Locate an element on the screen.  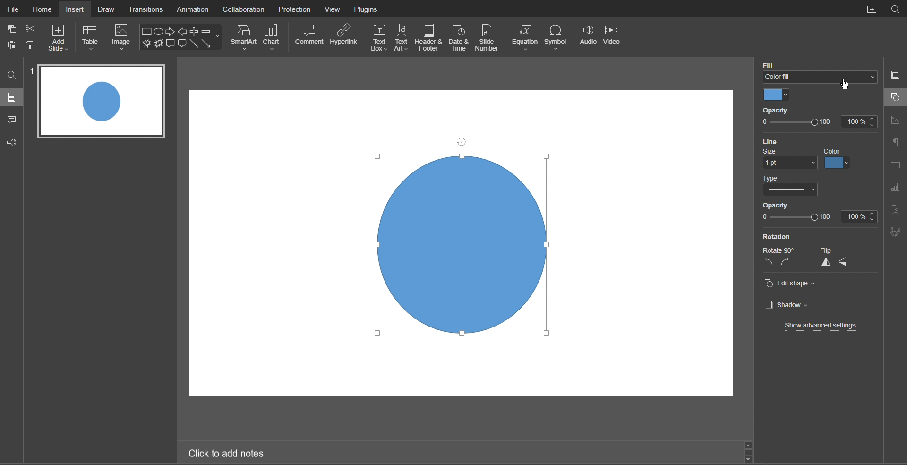
Feedback and Support is located at coordinates (12, 141).